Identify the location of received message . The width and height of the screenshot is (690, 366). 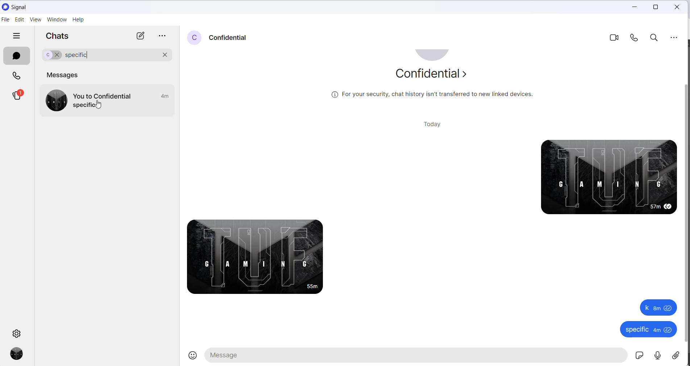
(262, 258).